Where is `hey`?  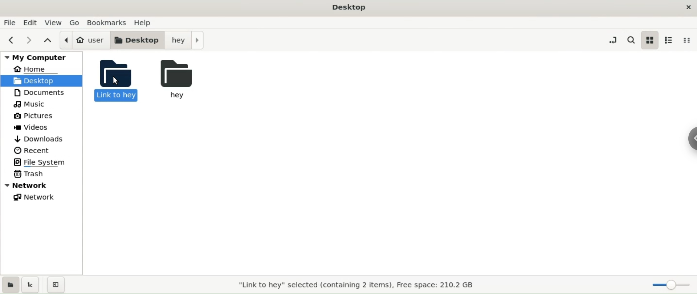 hey is located at coordinates (187, 80).